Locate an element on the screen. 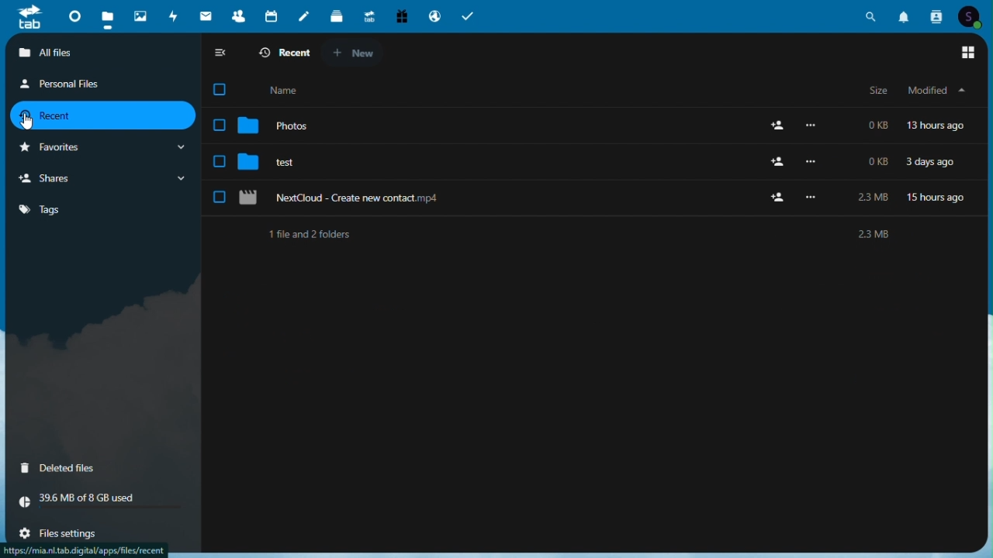 The width and height of the screenshot is (993, 558). personal files is located at coordinates (86, 85).